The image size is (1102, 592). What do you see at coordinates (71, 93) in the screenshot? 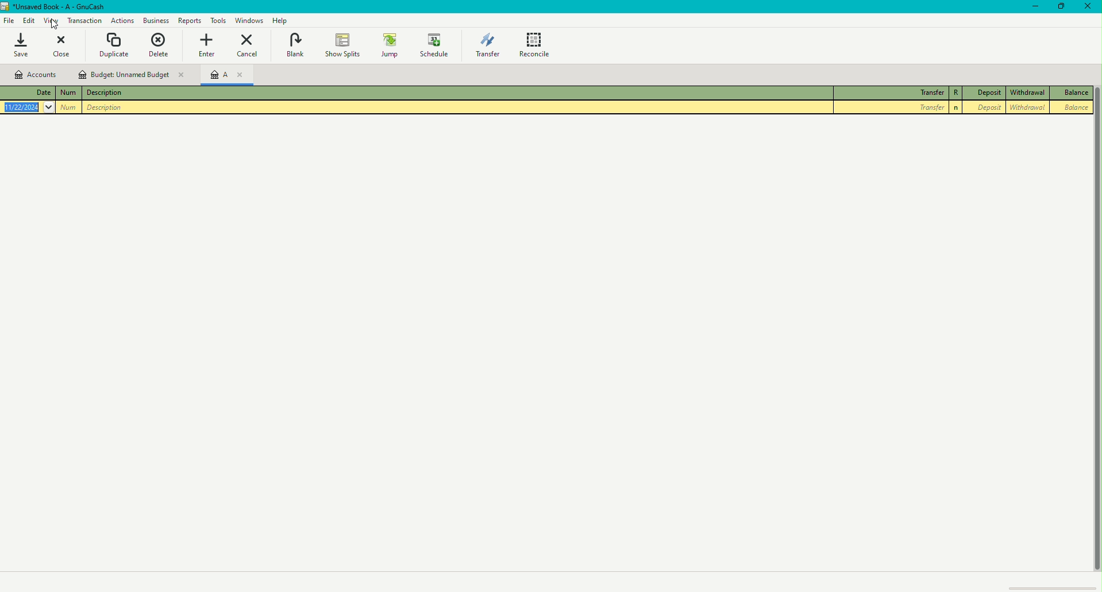
I see `Num` at bounding box center [71, 93].